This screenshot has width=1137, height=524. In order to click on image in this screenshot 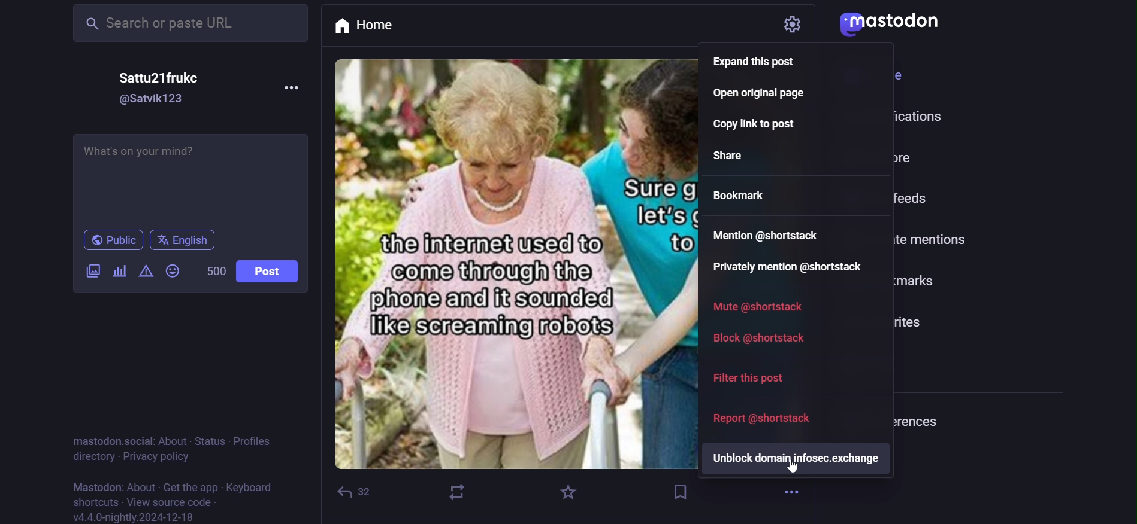, I will do `click(529, 271)`.